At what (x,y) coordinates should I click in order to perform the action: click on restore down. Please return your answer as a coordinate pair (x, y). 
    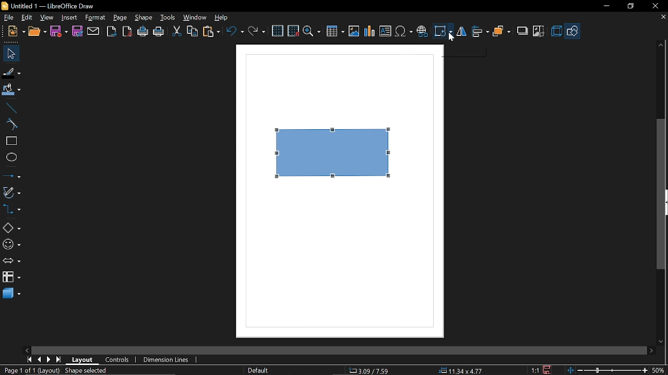
    Looking at the image, I should click on (630, 6).